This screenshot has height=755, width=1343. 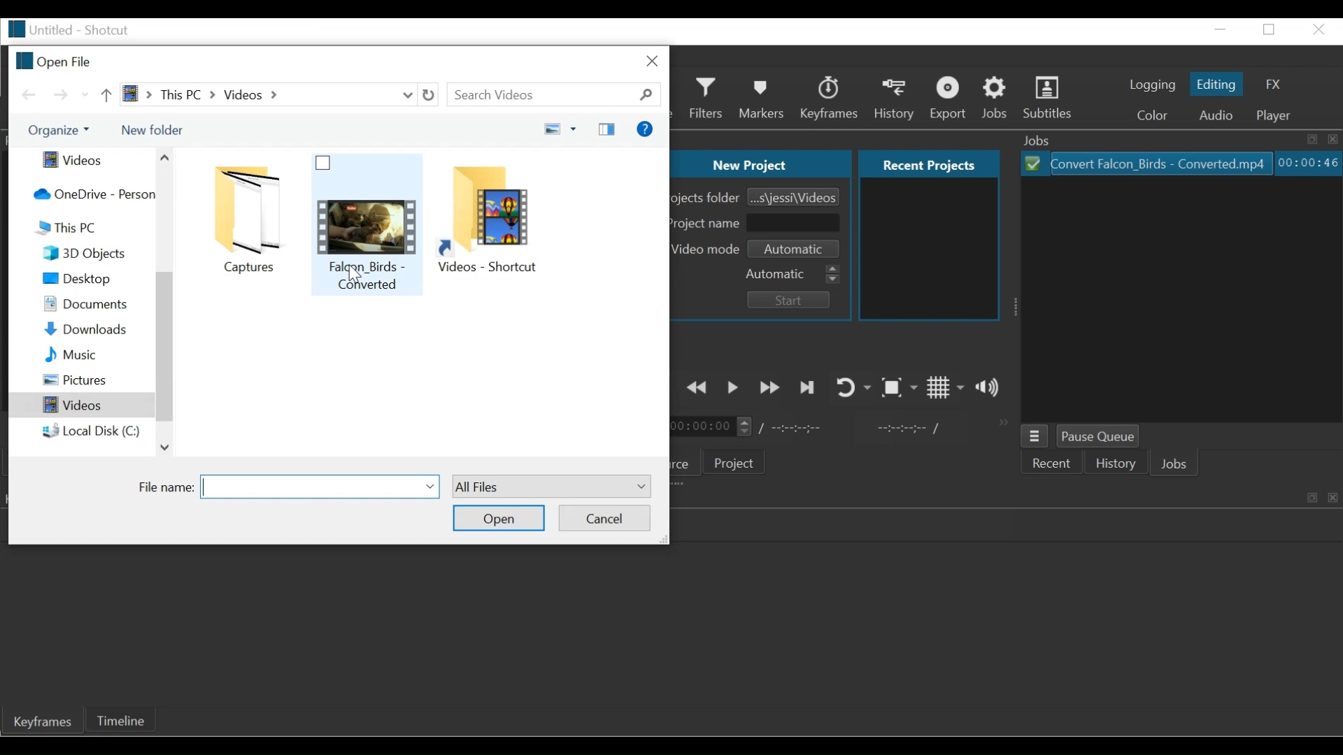 What do you see at coordinates (713, 429) in the screenshot?
I see `Current position` at bounding box center [713, 429].